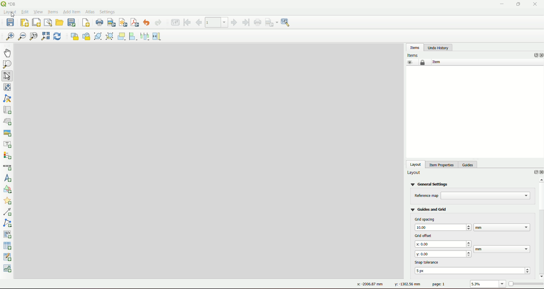  What do you see at coordinates (541, 55) in the screenshot?
I see `close` at bounding box center [541, 55].